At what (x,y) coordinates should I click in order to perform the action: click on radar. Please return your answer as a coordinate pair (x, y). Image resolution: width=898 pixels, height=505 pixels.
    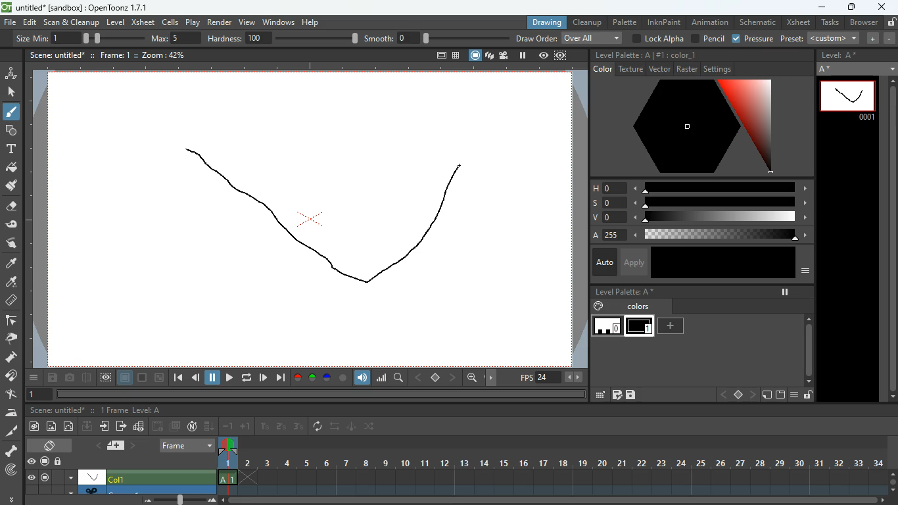
    Looking at the image, I should click on (12, 471).